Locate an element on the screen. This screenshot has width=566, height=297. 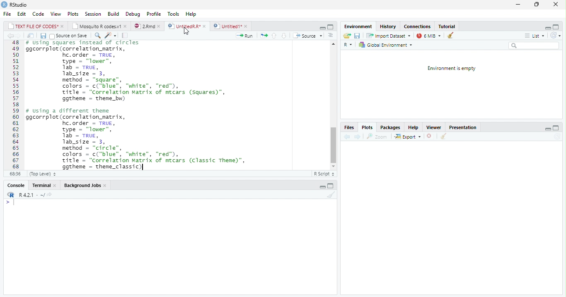
go back to the previous source location is located at coordinates (12, 36).